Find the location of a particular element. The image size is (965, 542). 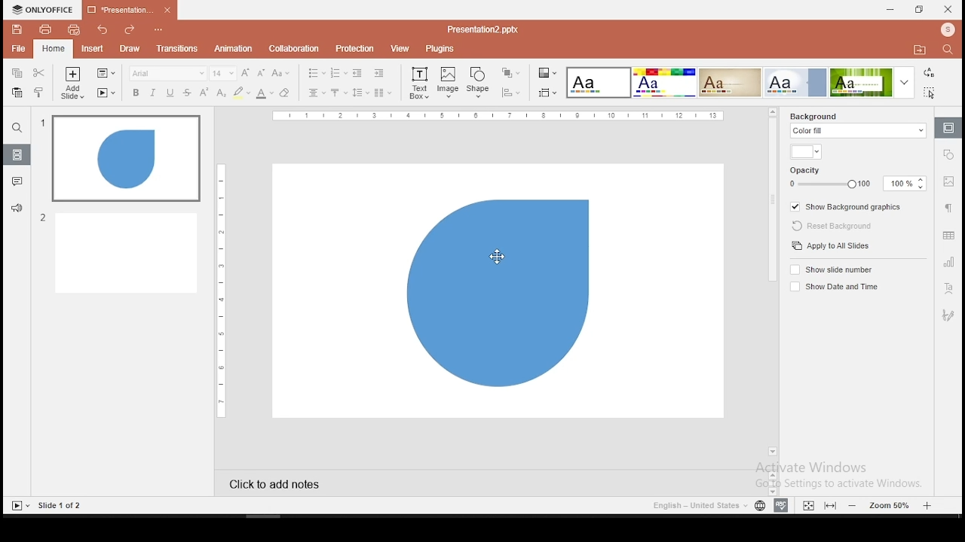

minimize is located at coordinates (890, 9).